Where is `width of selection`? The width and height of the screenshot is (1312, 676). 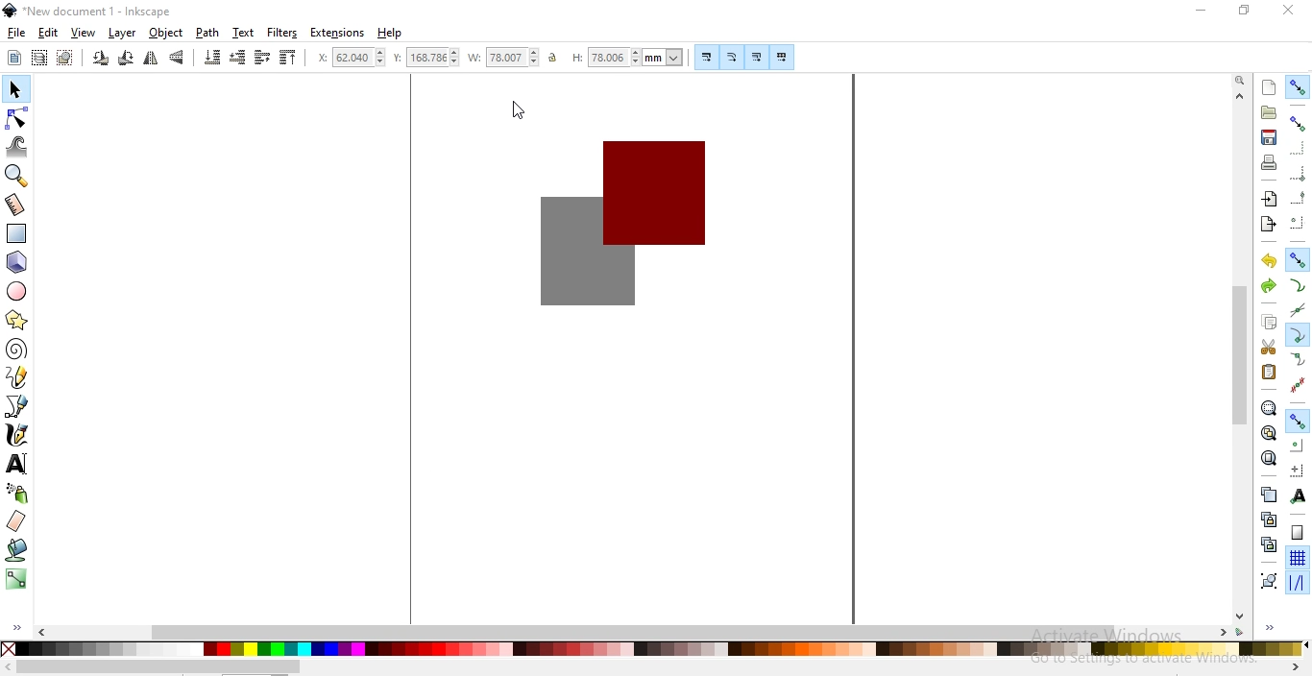
width of selection is located at coordinates (505, 58).